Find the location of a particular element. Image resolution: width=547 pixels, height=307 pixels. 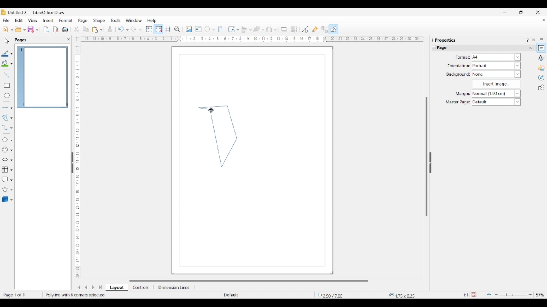

Show gluepoint options is located at coordinates (315, 29).